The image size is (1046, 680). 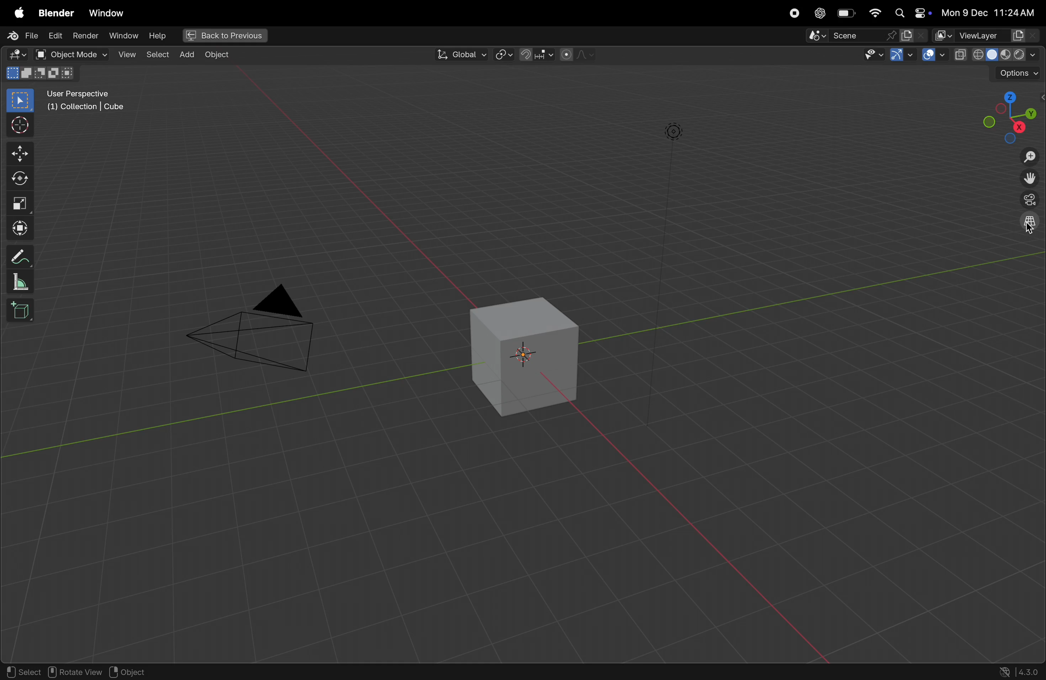 What do you see at coordinates (256, 332) in the screenshot?
I see `camera` at bounding box center [256, 332].